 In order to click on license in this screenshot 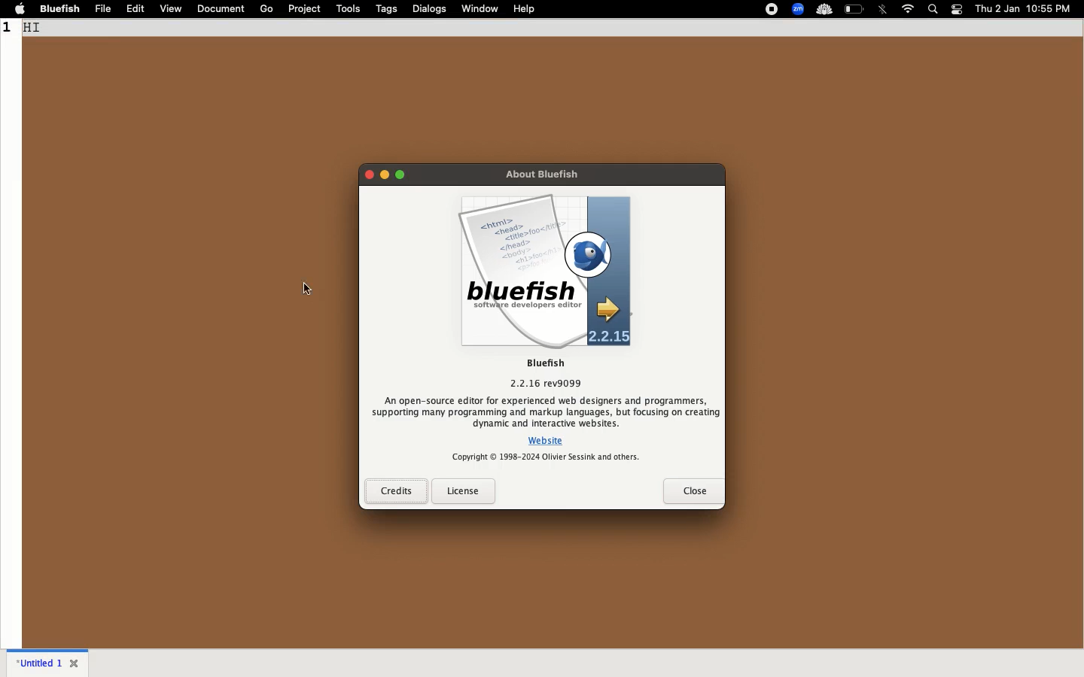, I will do `click(464, 491)`.